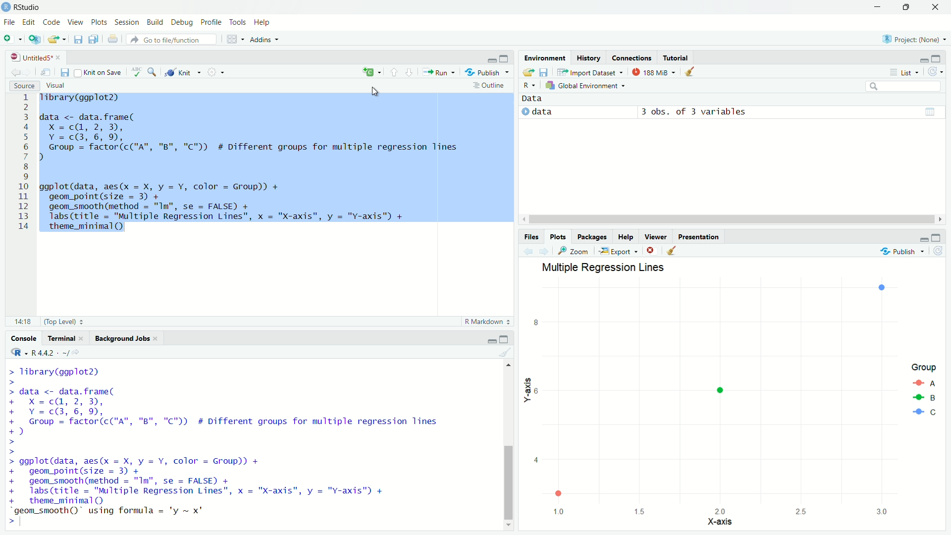 This screenshot has width=951, height=535. Describe the element at coordinates (588, 72) in the screenshot. I see `Import Dataset` at that location.